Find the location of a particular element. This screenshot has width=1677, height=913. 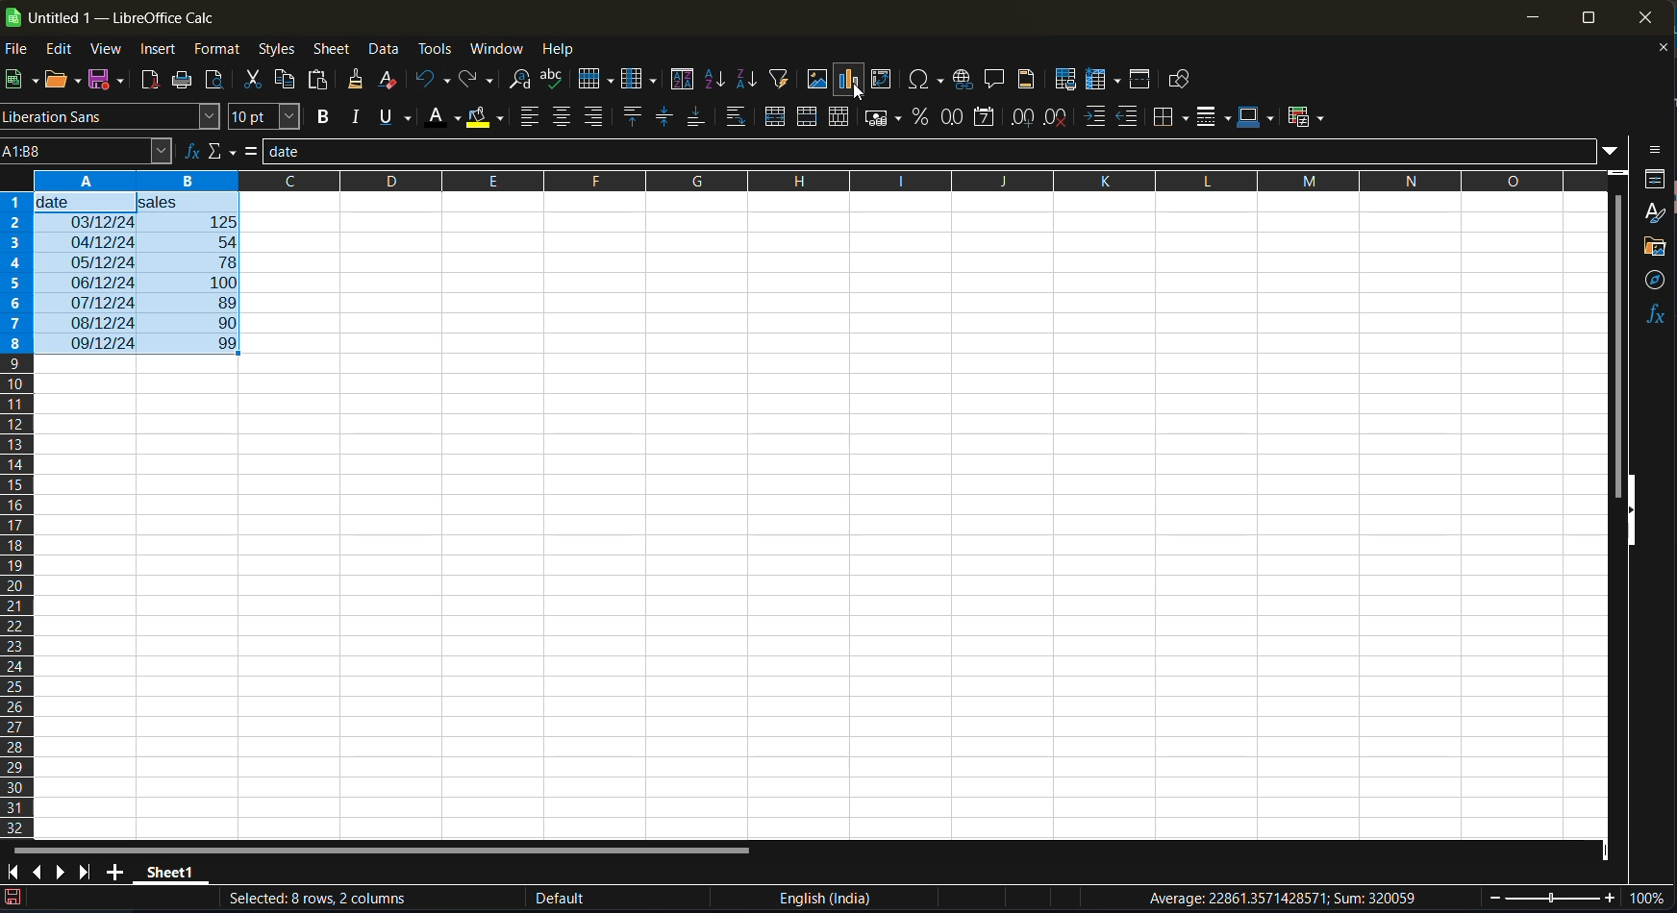

gallery is located at coordinates (1657, 248).